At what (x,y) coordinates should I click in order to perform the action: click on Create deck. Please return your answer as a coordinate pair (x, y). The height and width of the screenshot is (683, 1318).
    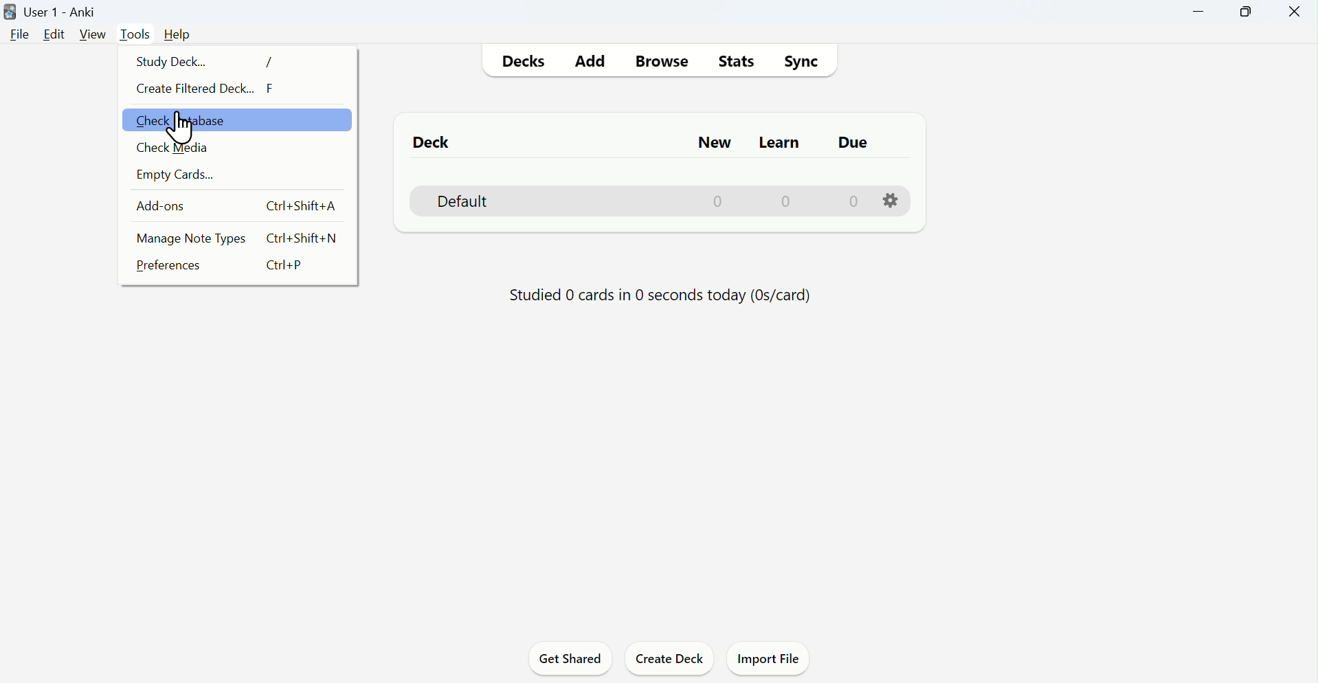
    Looking at the image, I should click on (668, 659).